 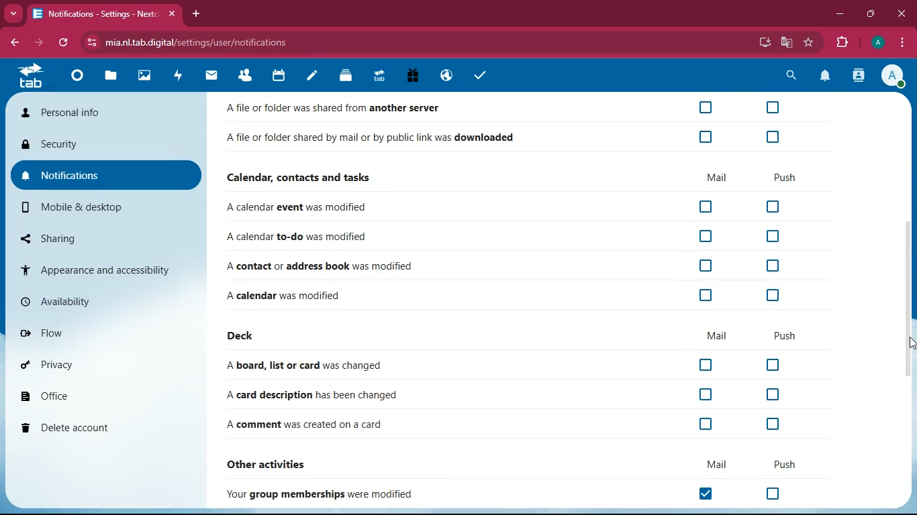 I want to click on mobile & desktop, so click(x=108, y=207).